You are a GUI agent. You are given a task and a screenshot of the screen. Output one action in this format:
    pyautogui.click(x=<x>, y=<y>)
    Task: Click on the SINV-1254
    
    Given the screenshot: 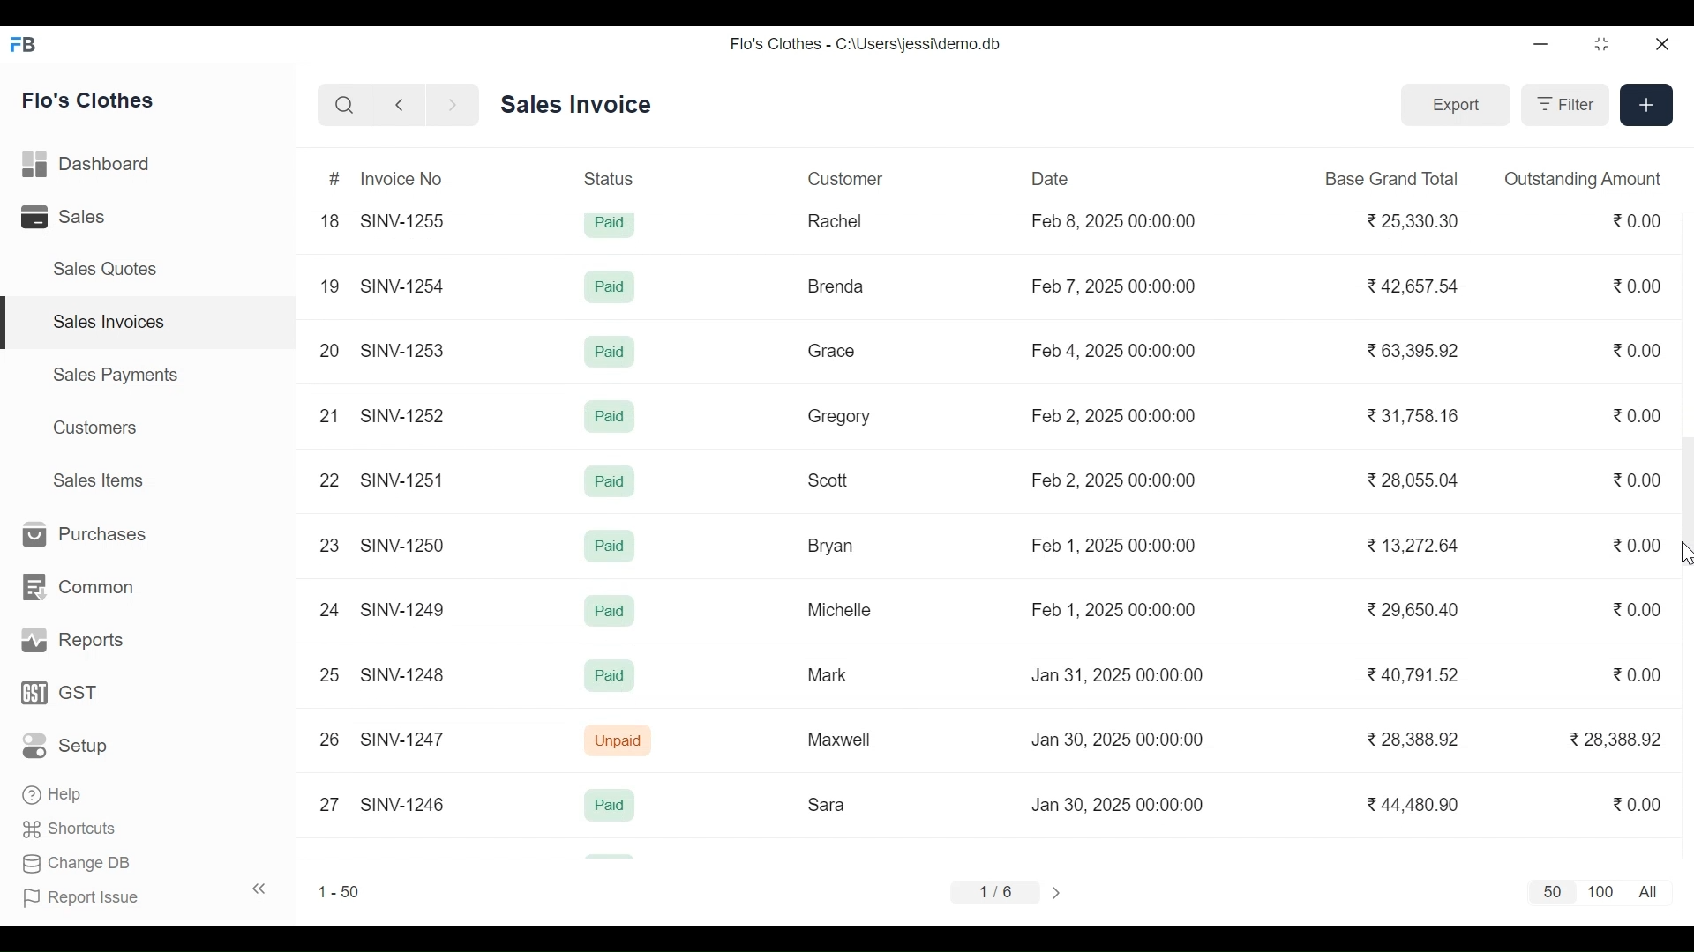 What is the action you would take?
    pyautogui.click(x=402, y=279)
    